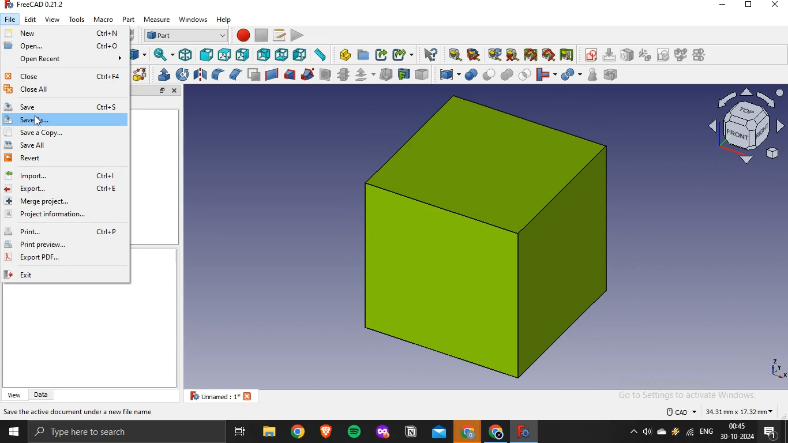 The width and height of the screenshot is (788, 443). I want to click on loft, so click(290, 74).